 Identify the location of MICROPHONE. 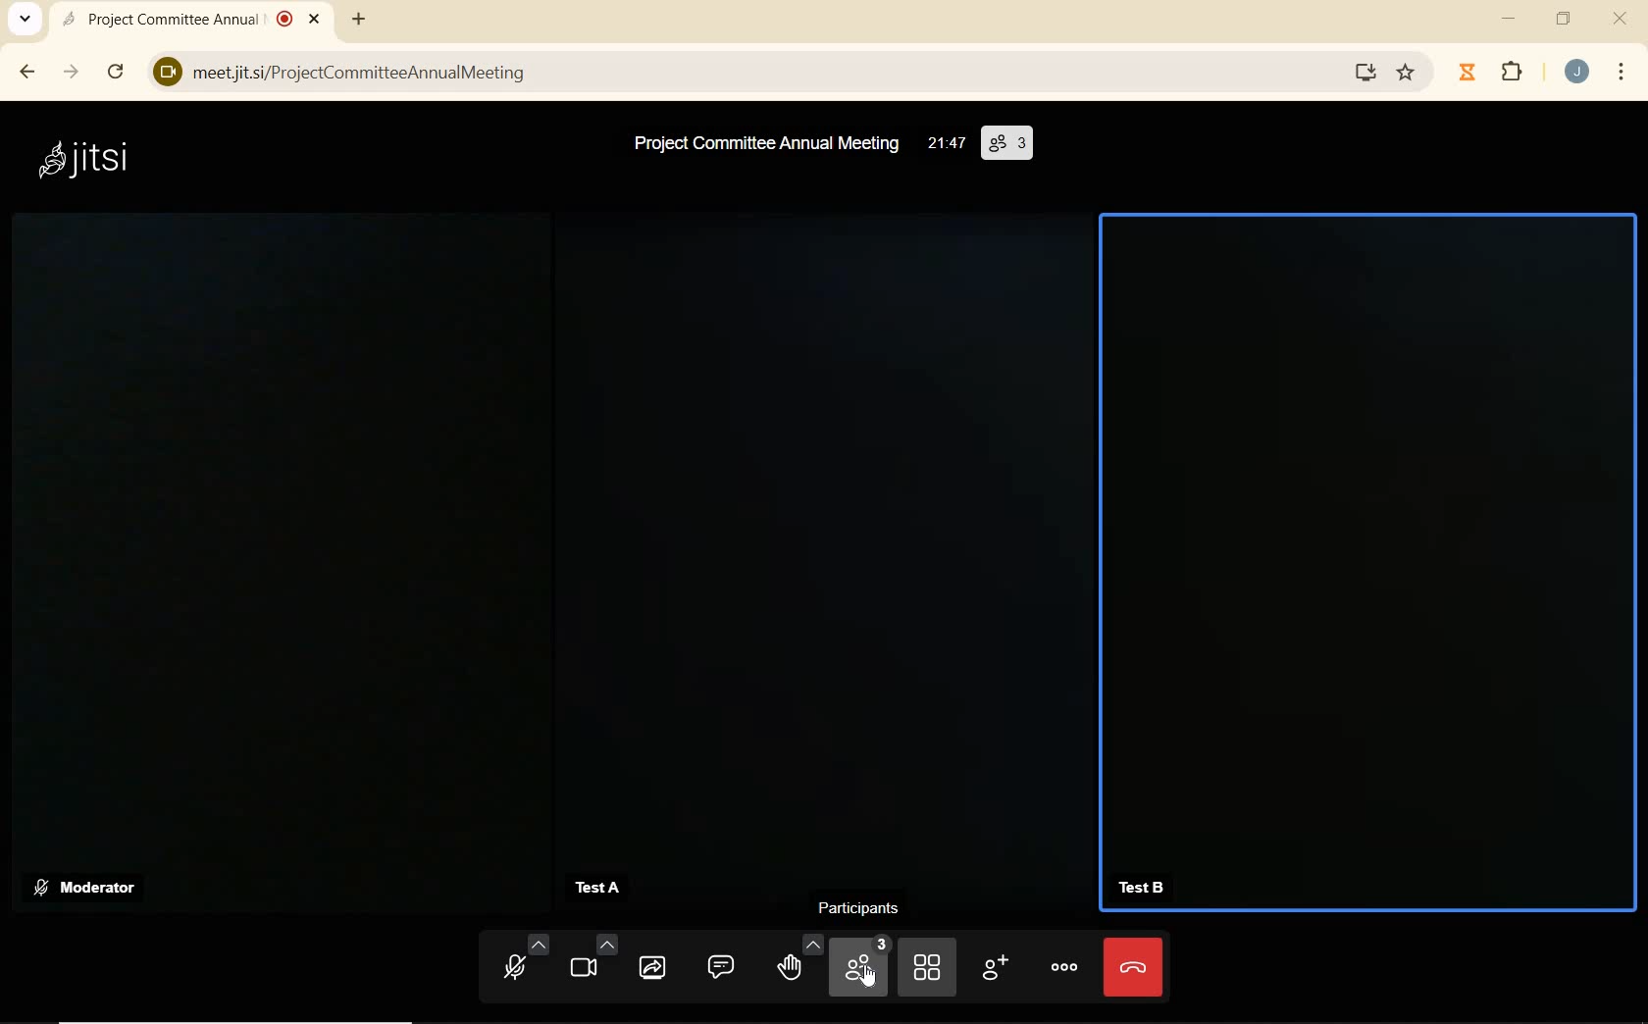
(523, 959).